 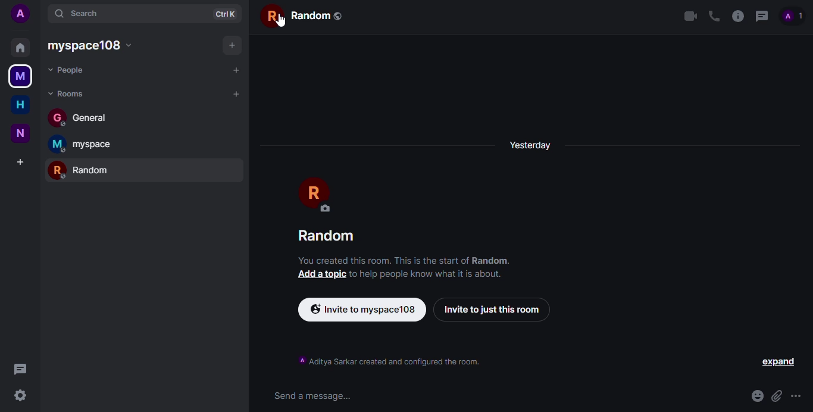 I want to click on video call, so click(x=690, y=15).